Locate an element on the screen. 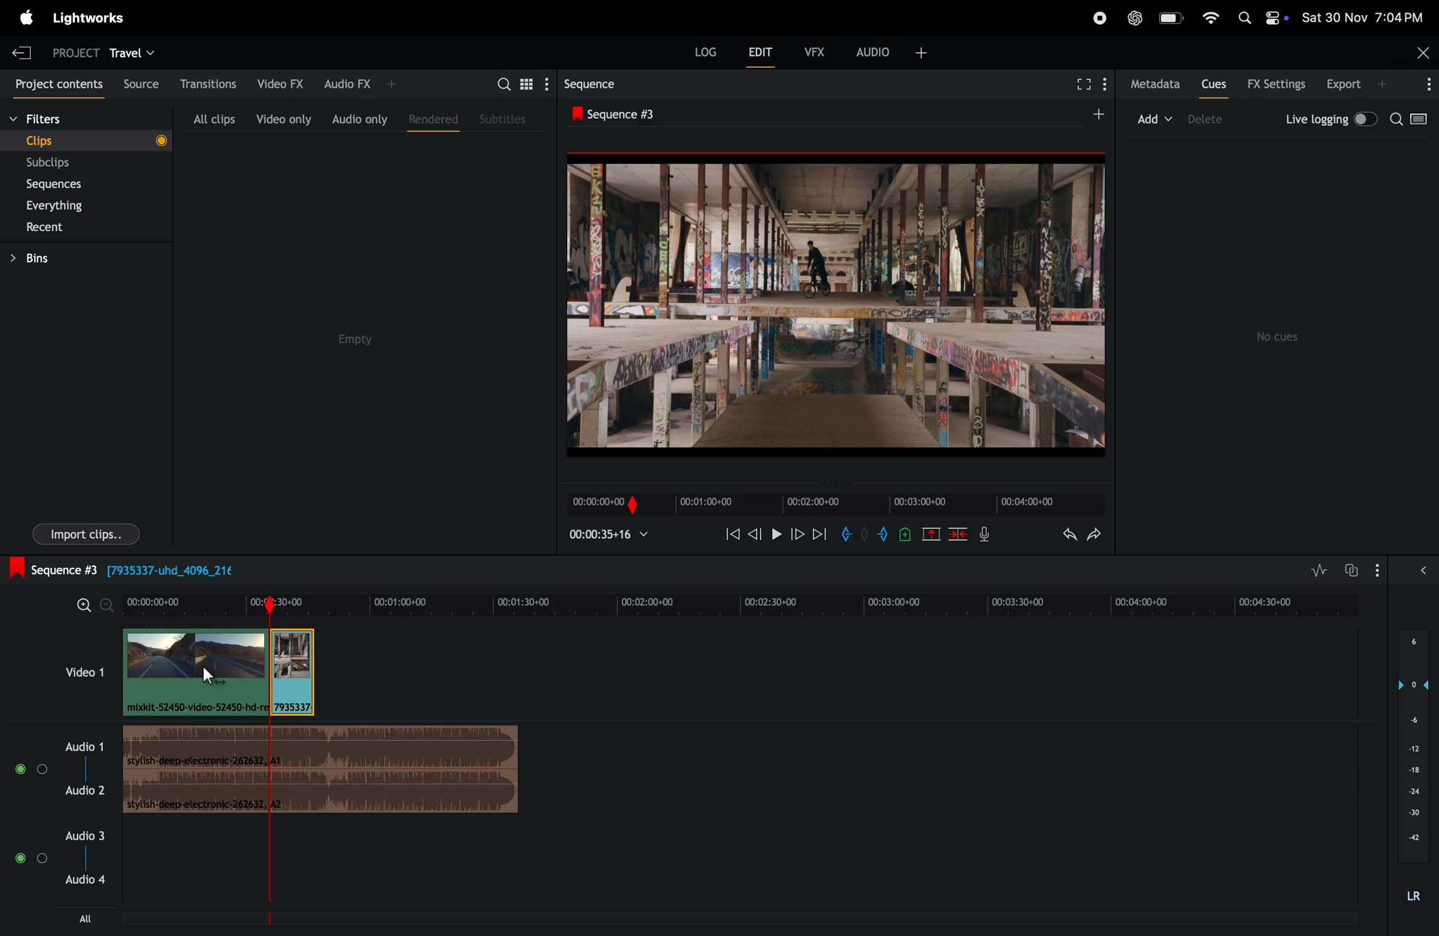  wifi is located at coordinates (1211, 19).